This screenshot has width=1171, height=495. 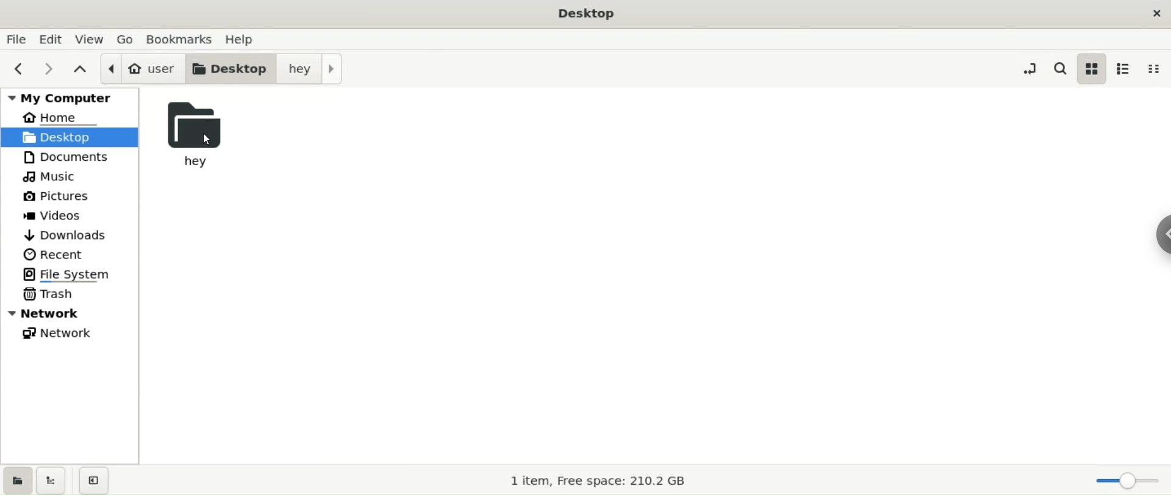 I want to click on previous, so click(x=20, y=69).